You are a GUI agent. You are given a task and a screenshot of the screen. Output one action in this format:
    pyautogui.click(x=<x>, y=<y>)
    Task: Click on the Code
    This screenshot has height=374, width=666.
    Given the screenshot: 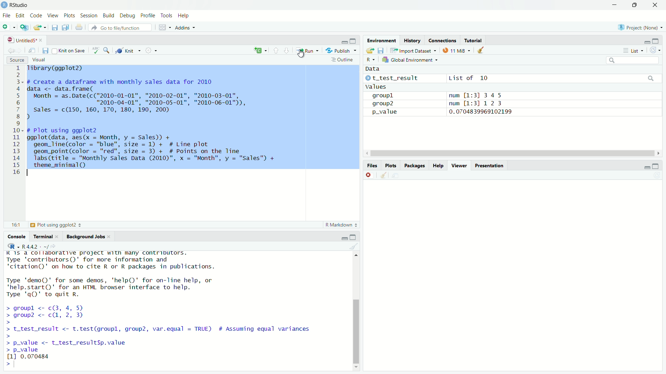 What is the action you would take?
    pyautogui.click(x=36, y=15)
    